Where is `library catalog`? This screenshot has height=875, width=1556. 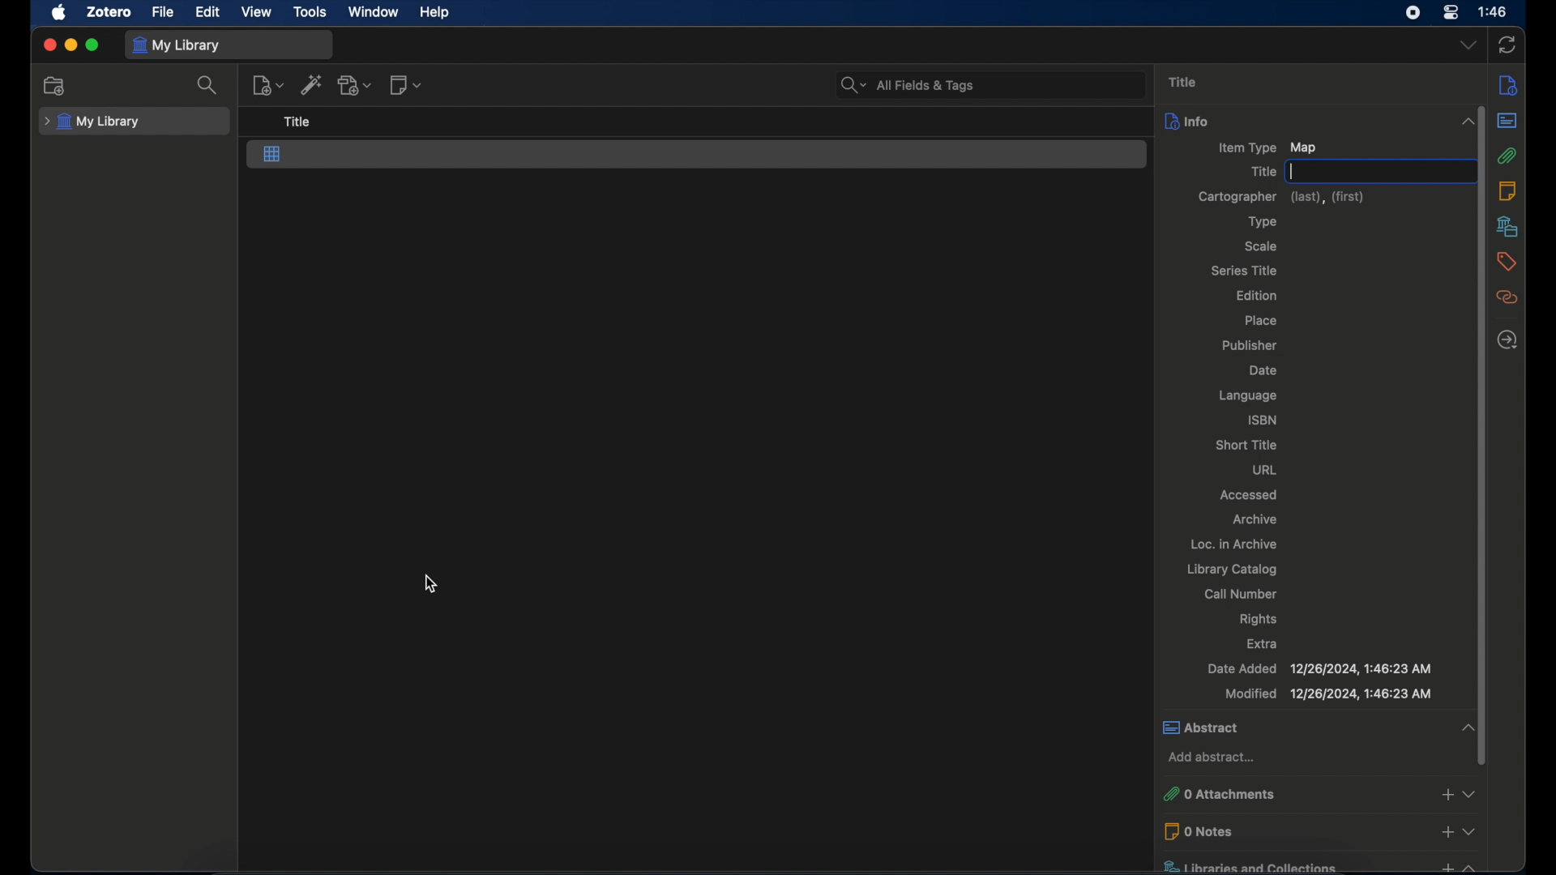
library catalog is located at coordinates (1233, 569).